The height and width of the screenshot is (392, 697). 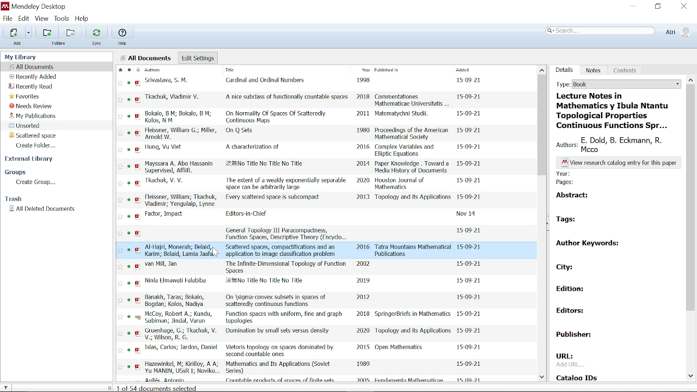 What do you see at coordinates (182, 250) in the screenshot?
I see `authors` at bounding box center [182, 250].